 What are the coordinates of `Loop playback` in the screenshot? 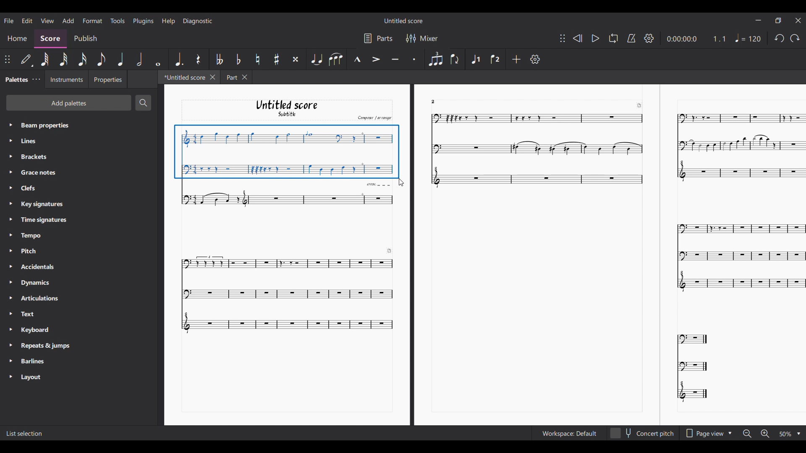 It's located at (613, 39).